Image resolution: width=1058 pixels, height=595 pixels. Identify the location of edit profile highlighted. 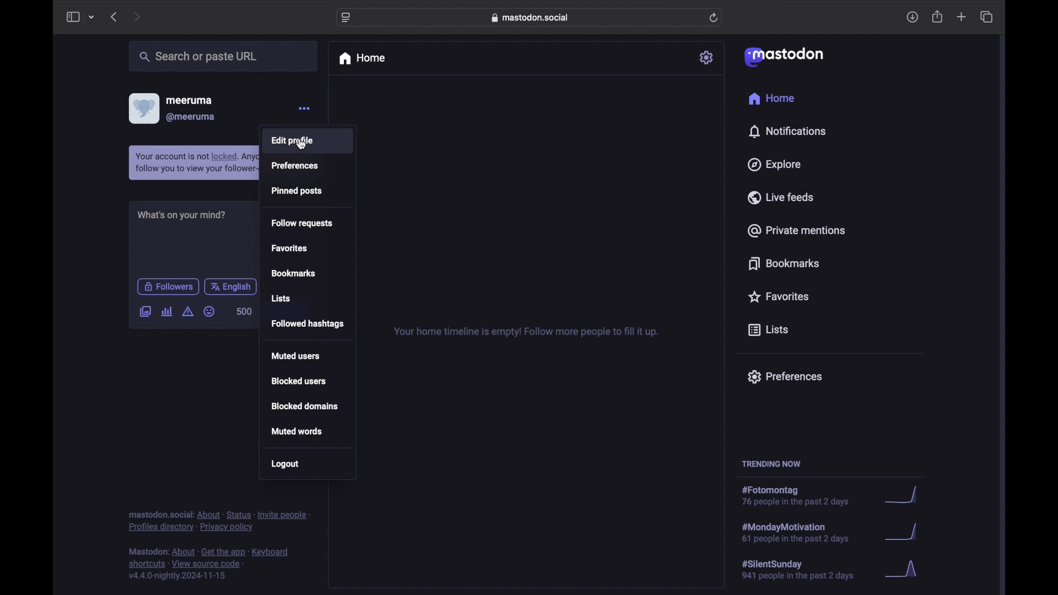
(308, 140).